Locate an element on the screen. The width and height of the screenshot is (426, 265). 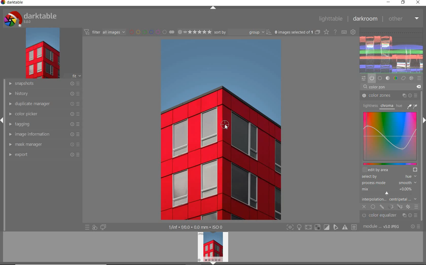
LIGHTNESS is located at coordinates (369, 105).